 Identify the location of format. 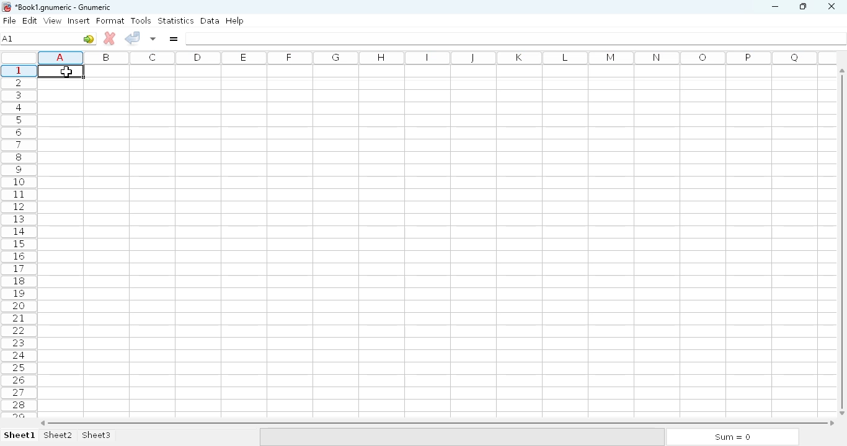
(110, 20).